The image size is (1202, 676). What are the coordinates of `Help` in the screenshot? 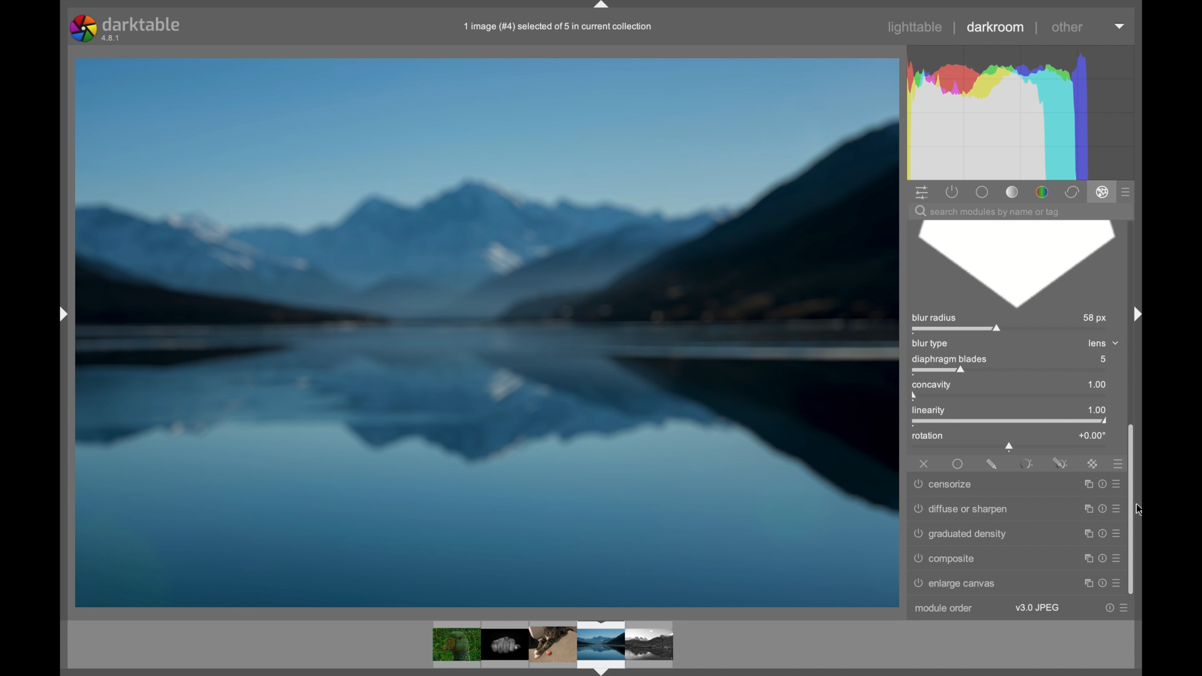 It's located at (1102, 581).